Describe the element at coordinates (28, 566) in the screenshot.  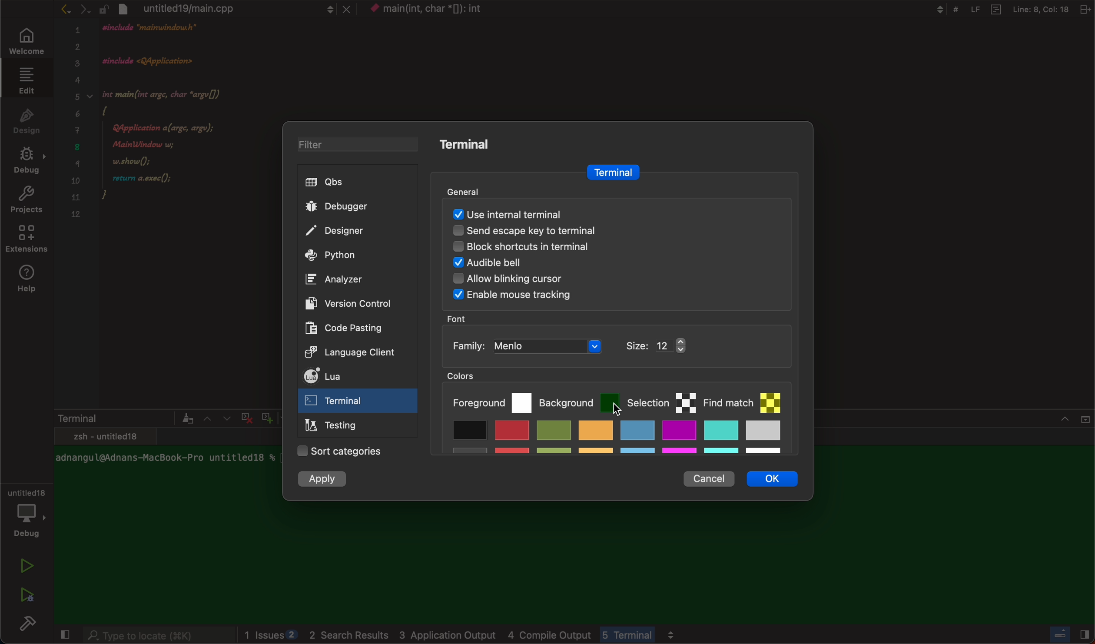
I see `run` at that location.